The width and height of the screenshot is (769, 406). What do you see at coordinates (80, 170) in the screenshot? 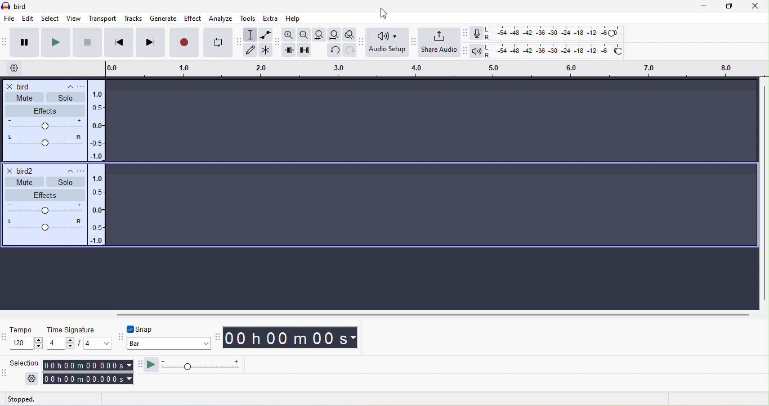
I see `open menu` at bounding box center [80, 170].